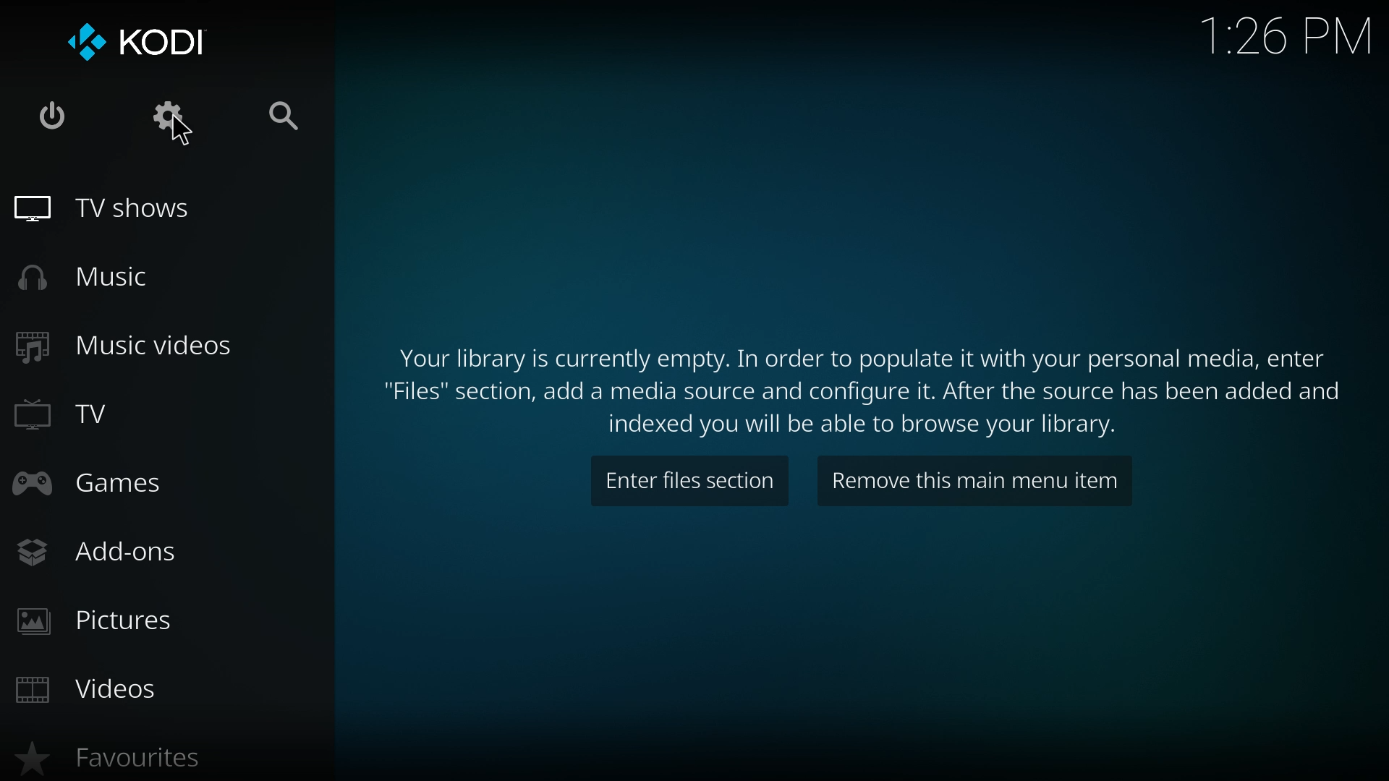  What do you see at coordinates (862, 388) in the screenshot?
I see `info` at bounding box center [862, 388].